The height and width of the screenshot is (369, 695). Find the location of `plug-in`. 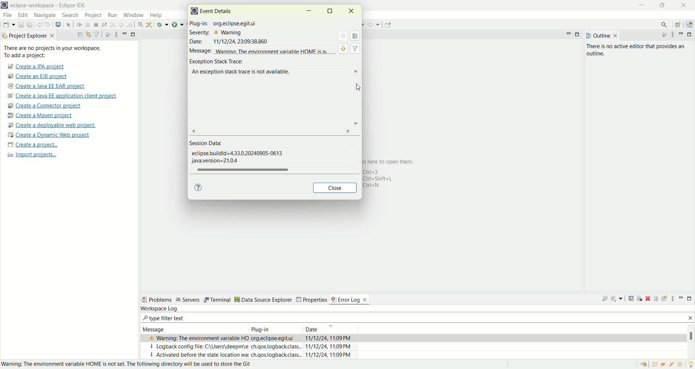

plug-in is located at coordinates (199, 24).